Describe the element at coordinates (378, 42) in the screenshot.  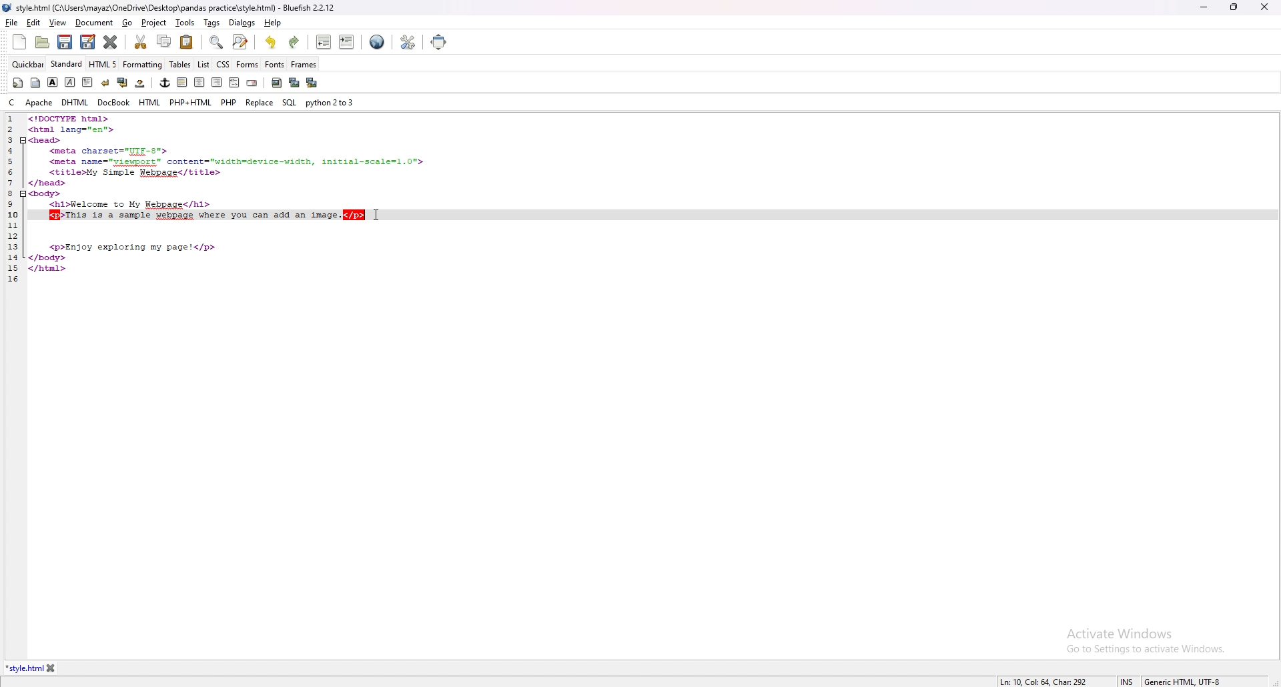
I see `web preview` at that location.